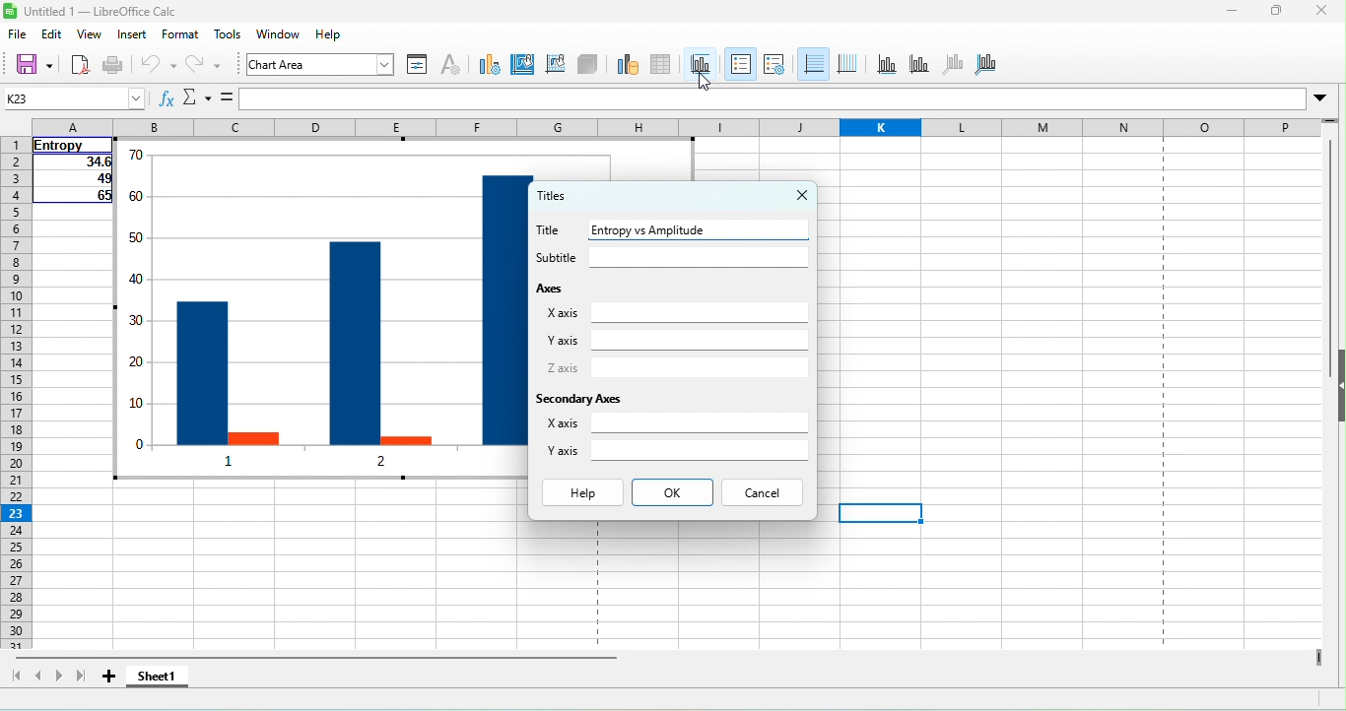  I want to click on vertical scroll bar, so click(1329, 262).